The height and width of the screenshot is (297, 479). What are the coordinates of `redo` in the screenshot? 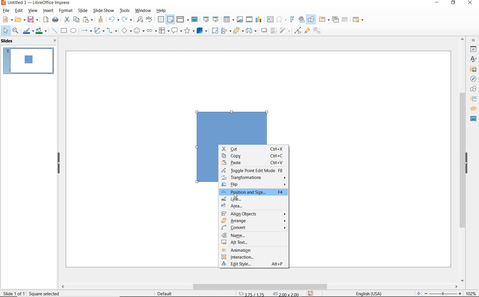 It's located at (127, 20).